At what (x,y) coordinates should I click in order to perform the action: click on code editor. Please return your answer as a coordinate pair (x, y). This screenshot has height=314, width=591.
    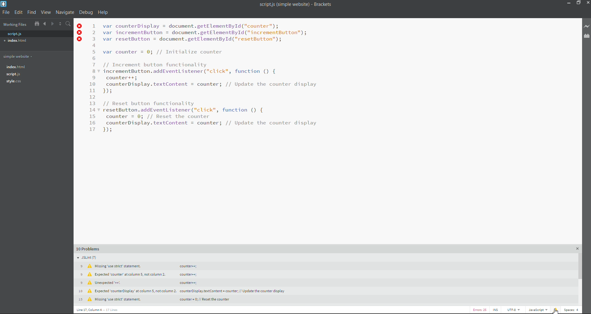
    Looking at the image, I should click on (212, 78).